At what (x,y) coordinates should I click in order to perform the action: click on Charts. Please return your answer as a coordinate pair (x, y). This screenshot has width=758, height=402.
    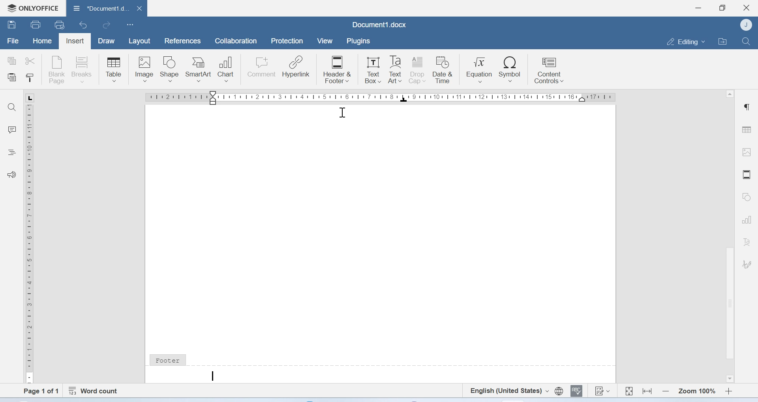
    Looking at the image, I should click on (746, 220).